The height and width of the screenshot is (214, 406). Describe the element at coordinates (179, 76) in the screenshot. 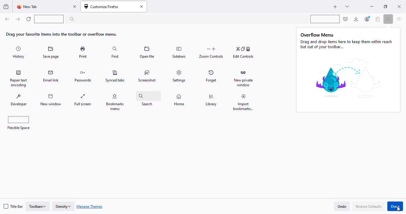

I see `settings` at that location.